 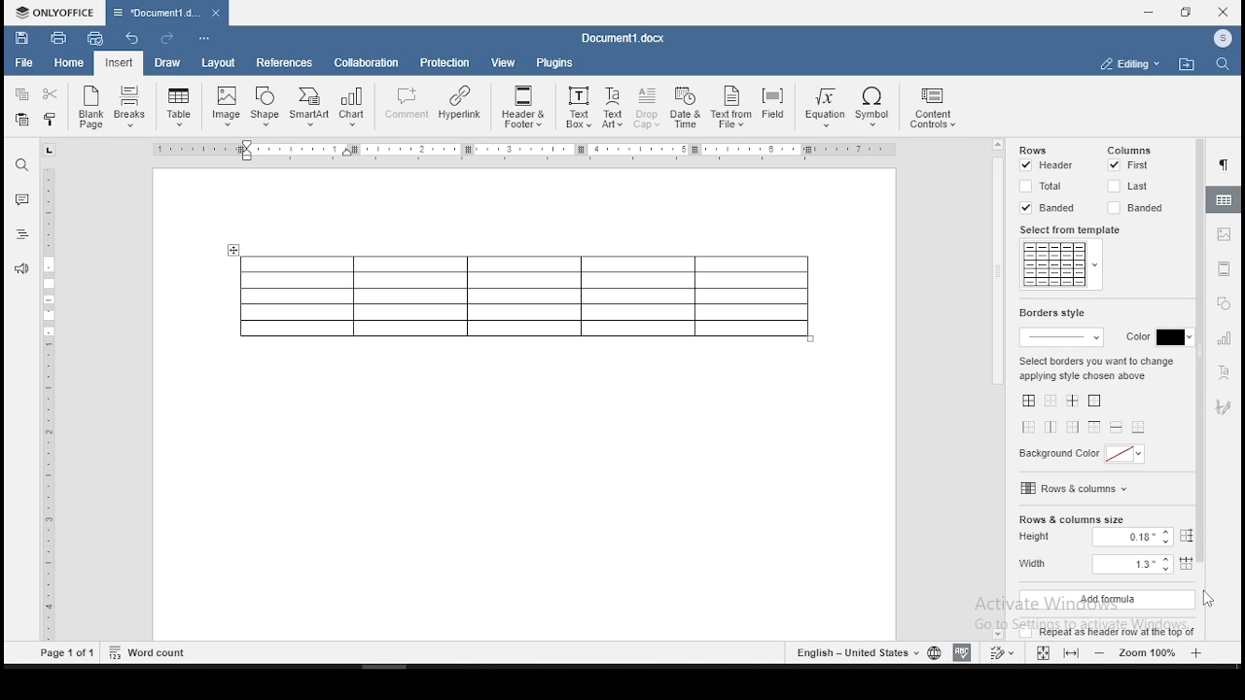 What do you see at coordinates (1223, 13) in the screenshot?
I see `close window` at bounding box center [1223, 13].